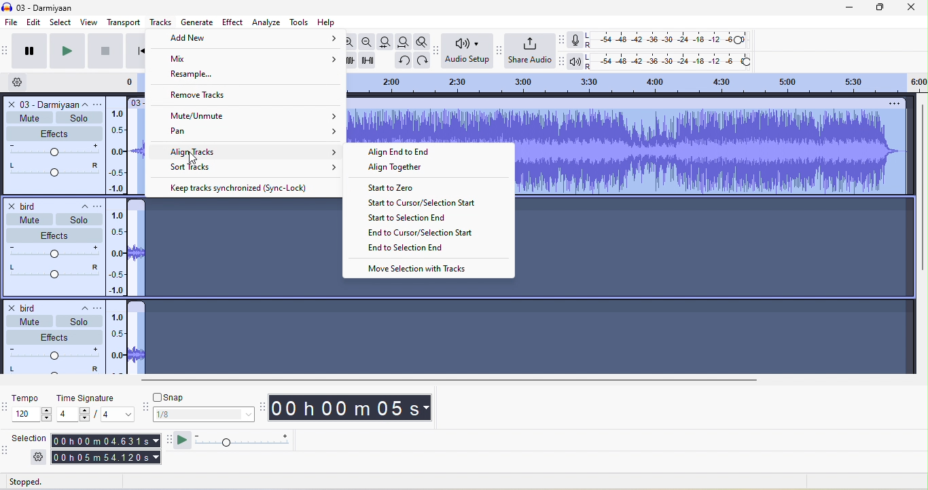 Image resolution: width=928 pixels, height=490 pixels. What do you see at coordinates (668, 40) in the screenshot?
I see `recording level` at bounding box center [668, 40].